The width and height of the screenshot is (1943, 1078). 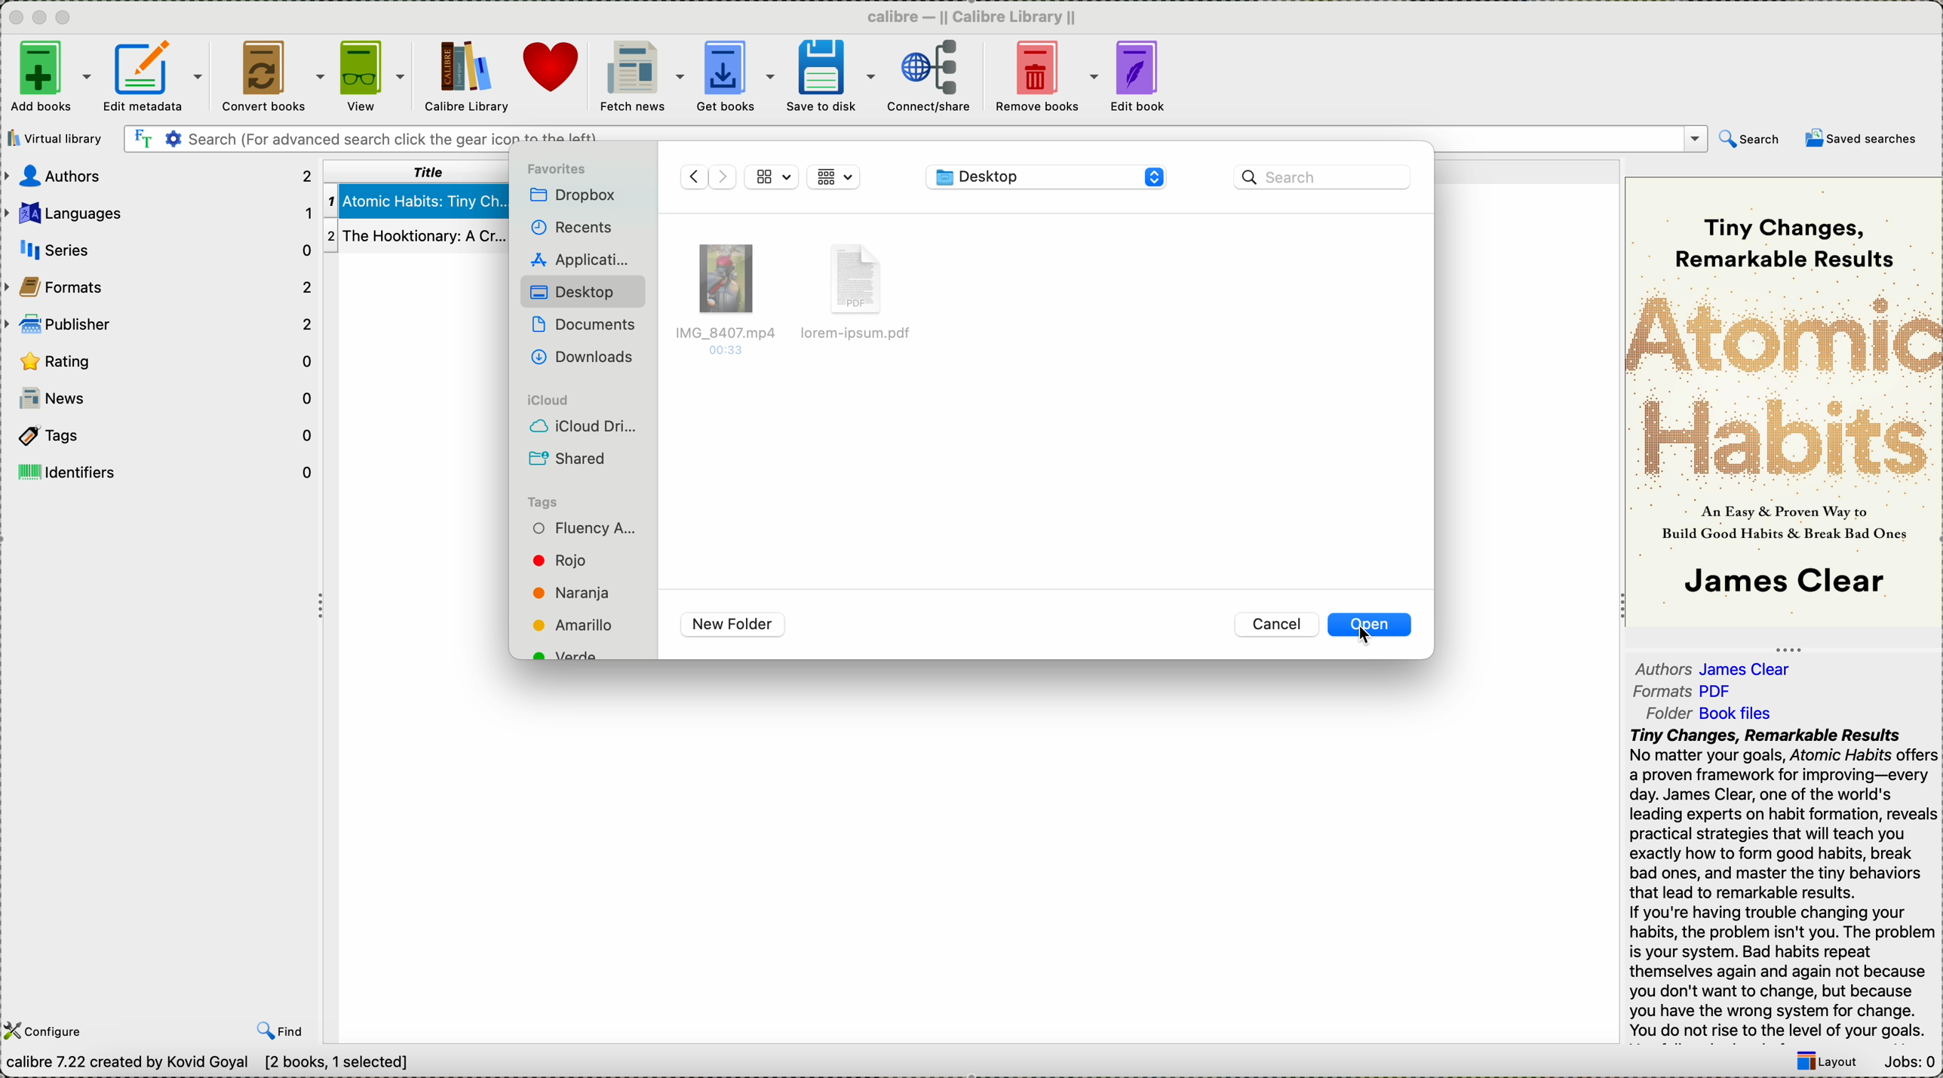 What do you see at coordinates (972, 14) in the screenshot?
I see `Calibre Calibre library` at bounding box center [972, 14].